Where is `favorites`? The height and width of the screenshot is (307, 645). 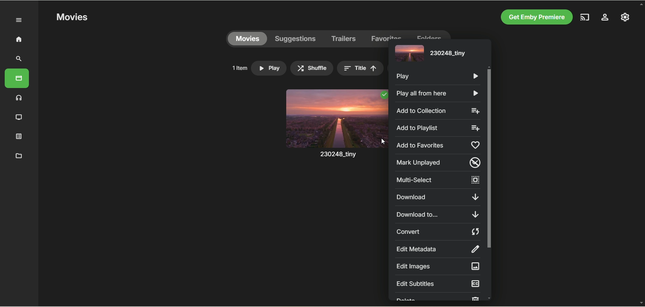 favorites is located at coordinates (387, 35).